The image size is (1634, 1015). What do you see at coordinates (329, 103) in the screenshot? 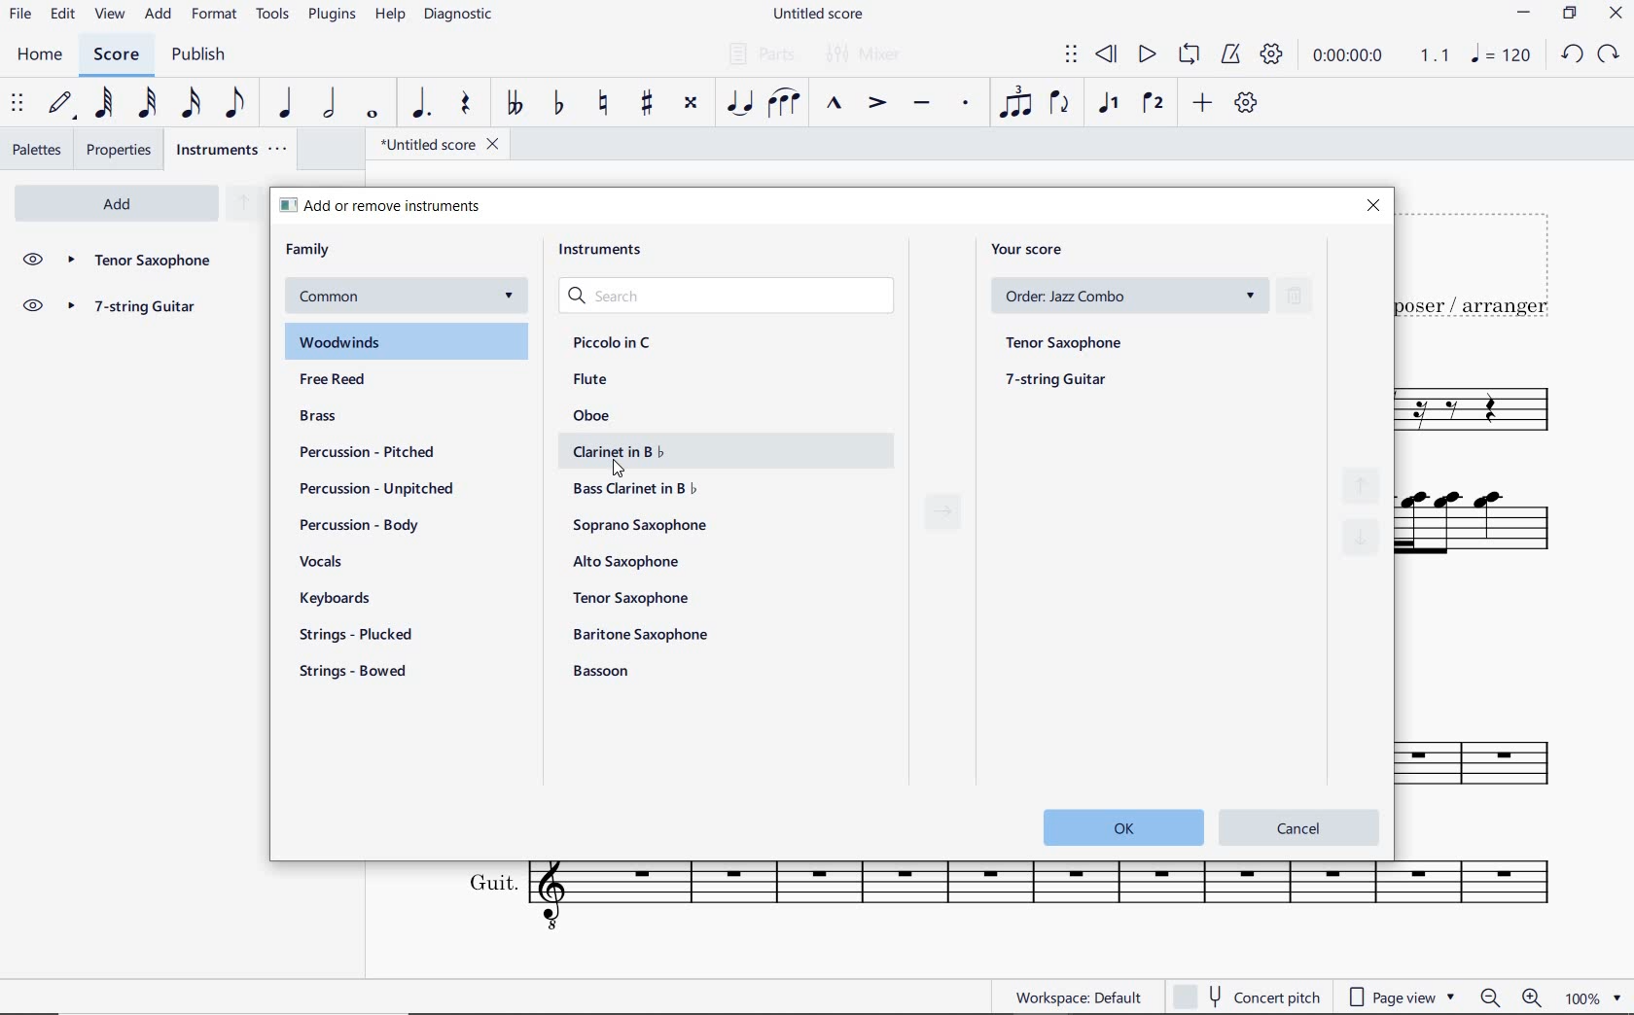
I see `HALF NOTE` at bounding box center [329, 103].